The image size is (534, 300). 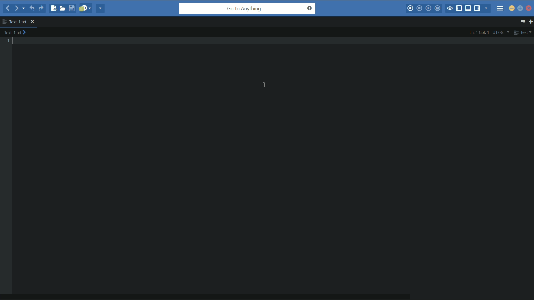 I want to click on back, so click(x=8, y=8).